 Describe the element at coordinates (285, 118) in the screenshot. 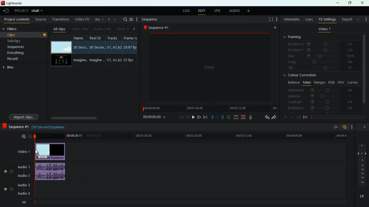

I see `plus` at that location.